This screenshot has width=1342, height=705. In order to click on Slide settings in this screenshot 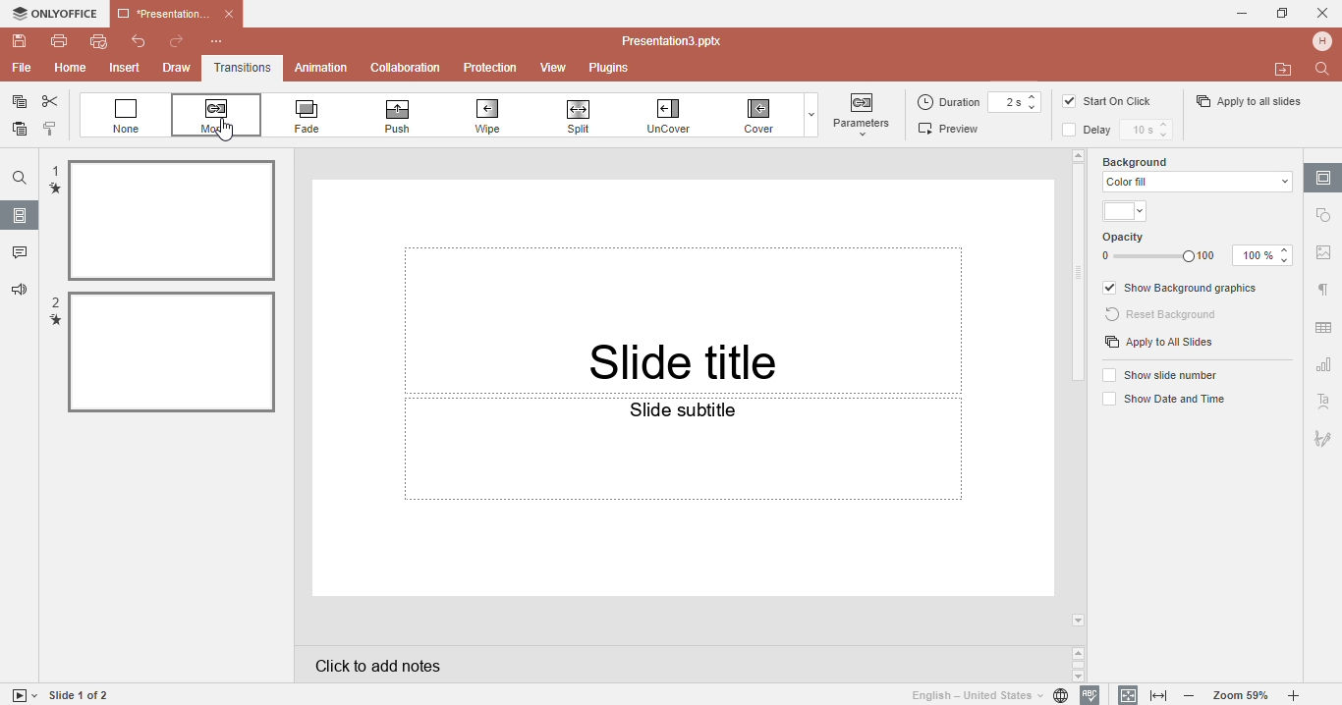, I will do `click(1323, 177)`.